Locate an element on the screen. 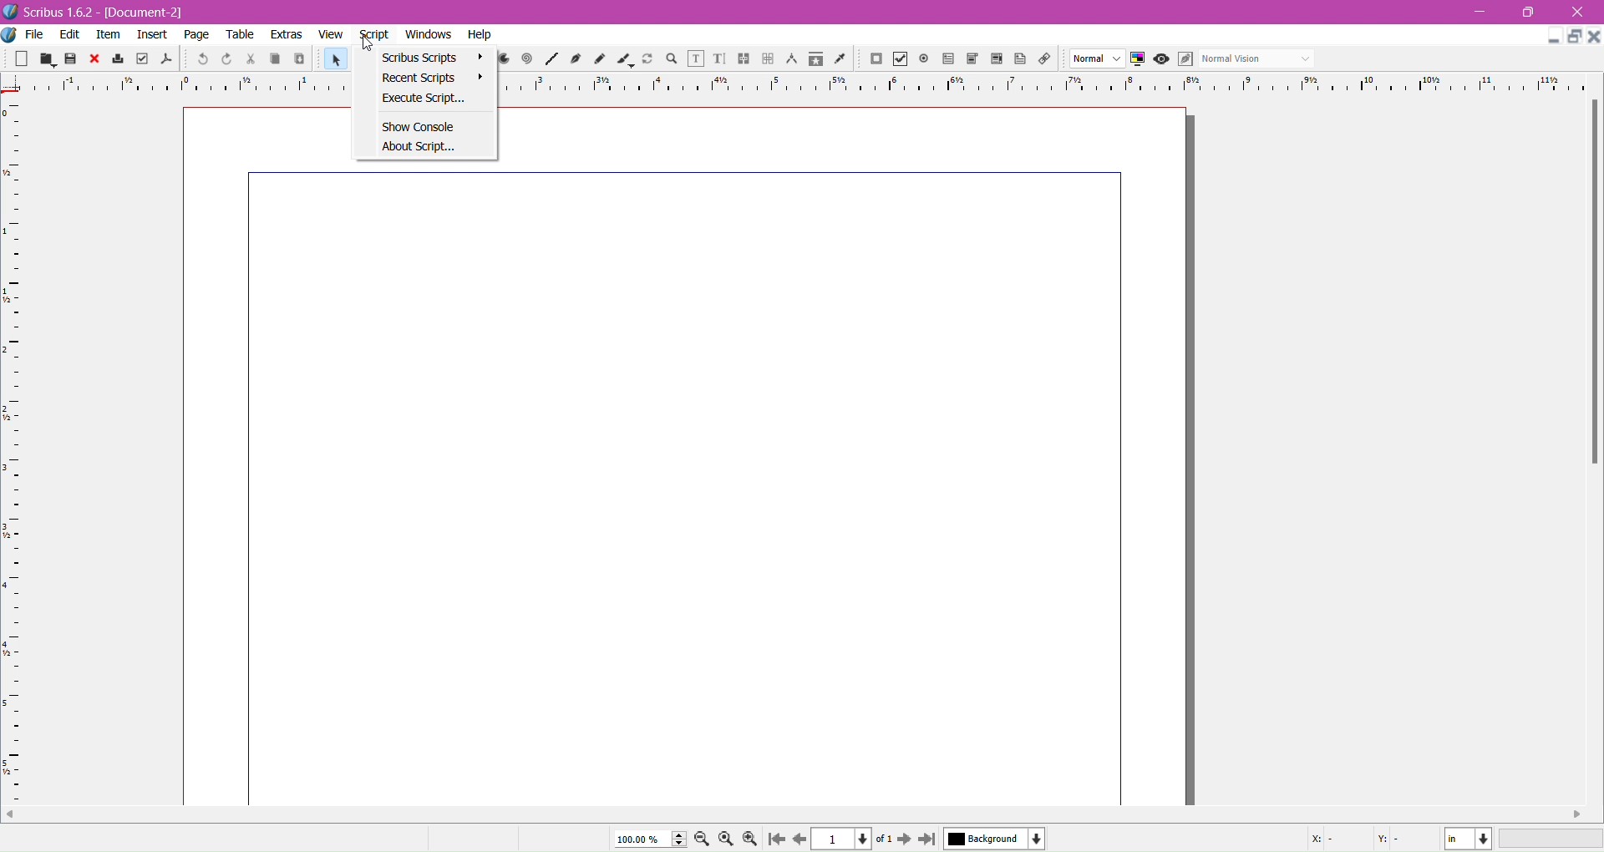  Zoom to 100% is located at coordinates (726, 839).